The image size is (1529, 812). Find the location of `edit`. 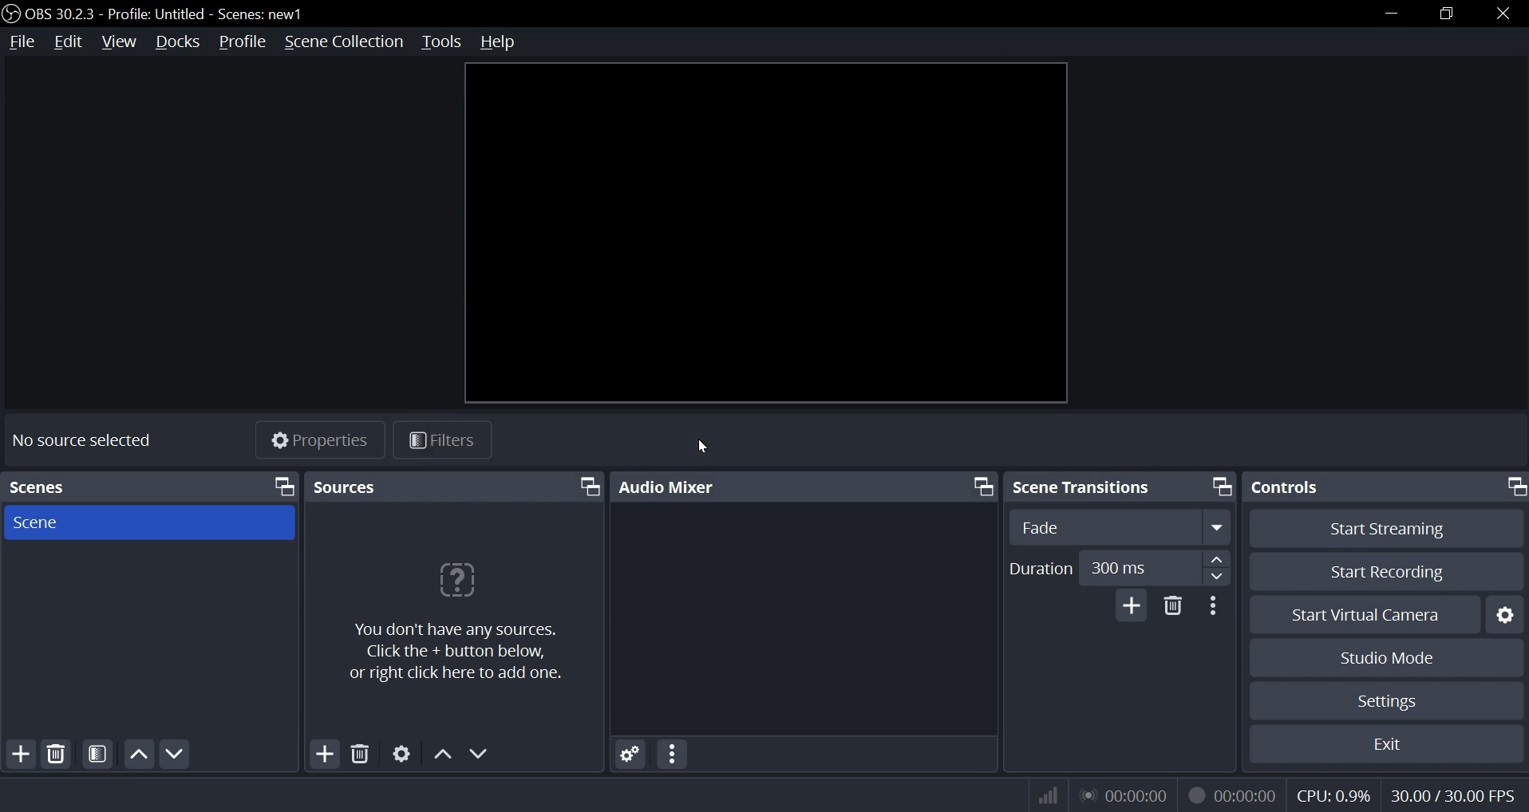

edit is located at coordinates (68, 42).